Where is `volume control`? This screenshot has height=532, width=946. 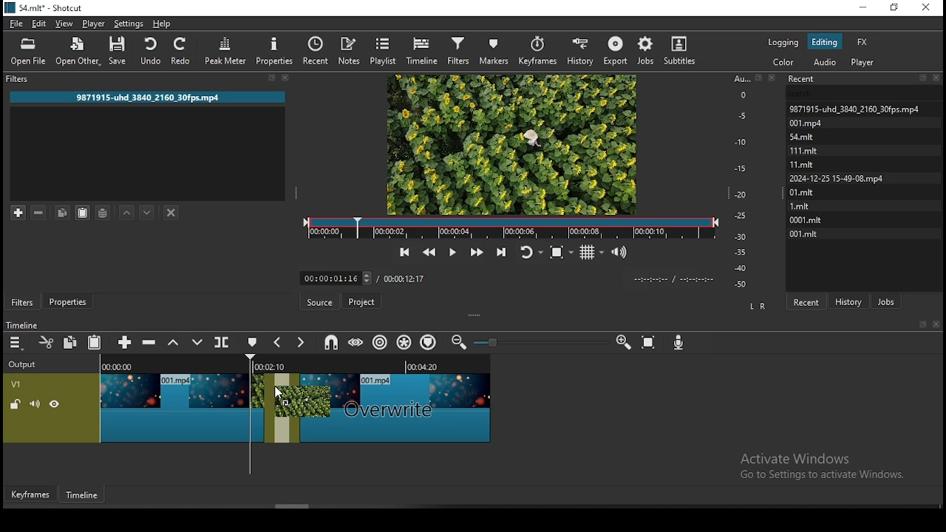 volume control is located at coordinates (621, 253).